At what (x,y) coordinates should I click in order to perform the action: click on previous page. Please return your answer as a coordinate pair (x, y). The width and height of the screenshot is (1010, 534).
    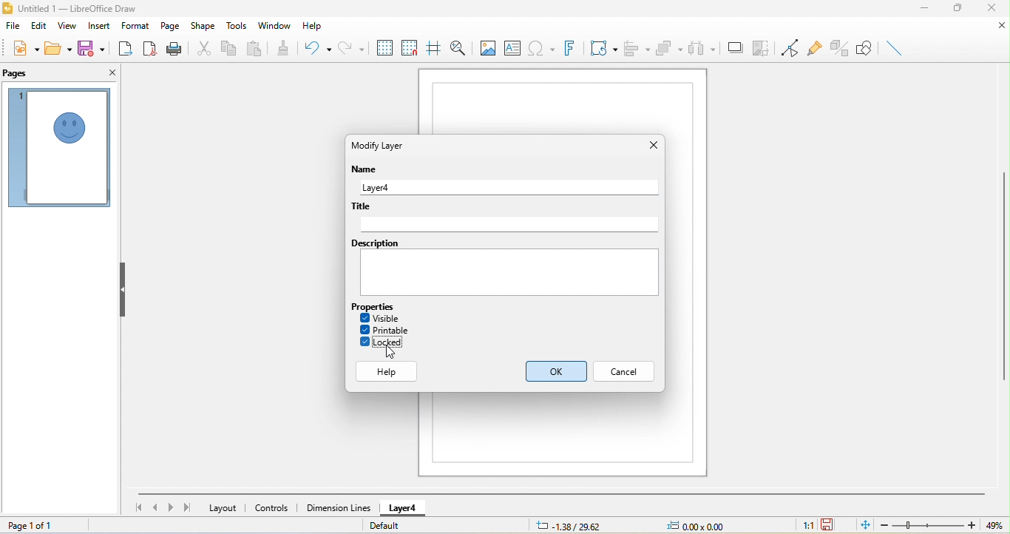
    Looking at the image, I should click on (155, 507).